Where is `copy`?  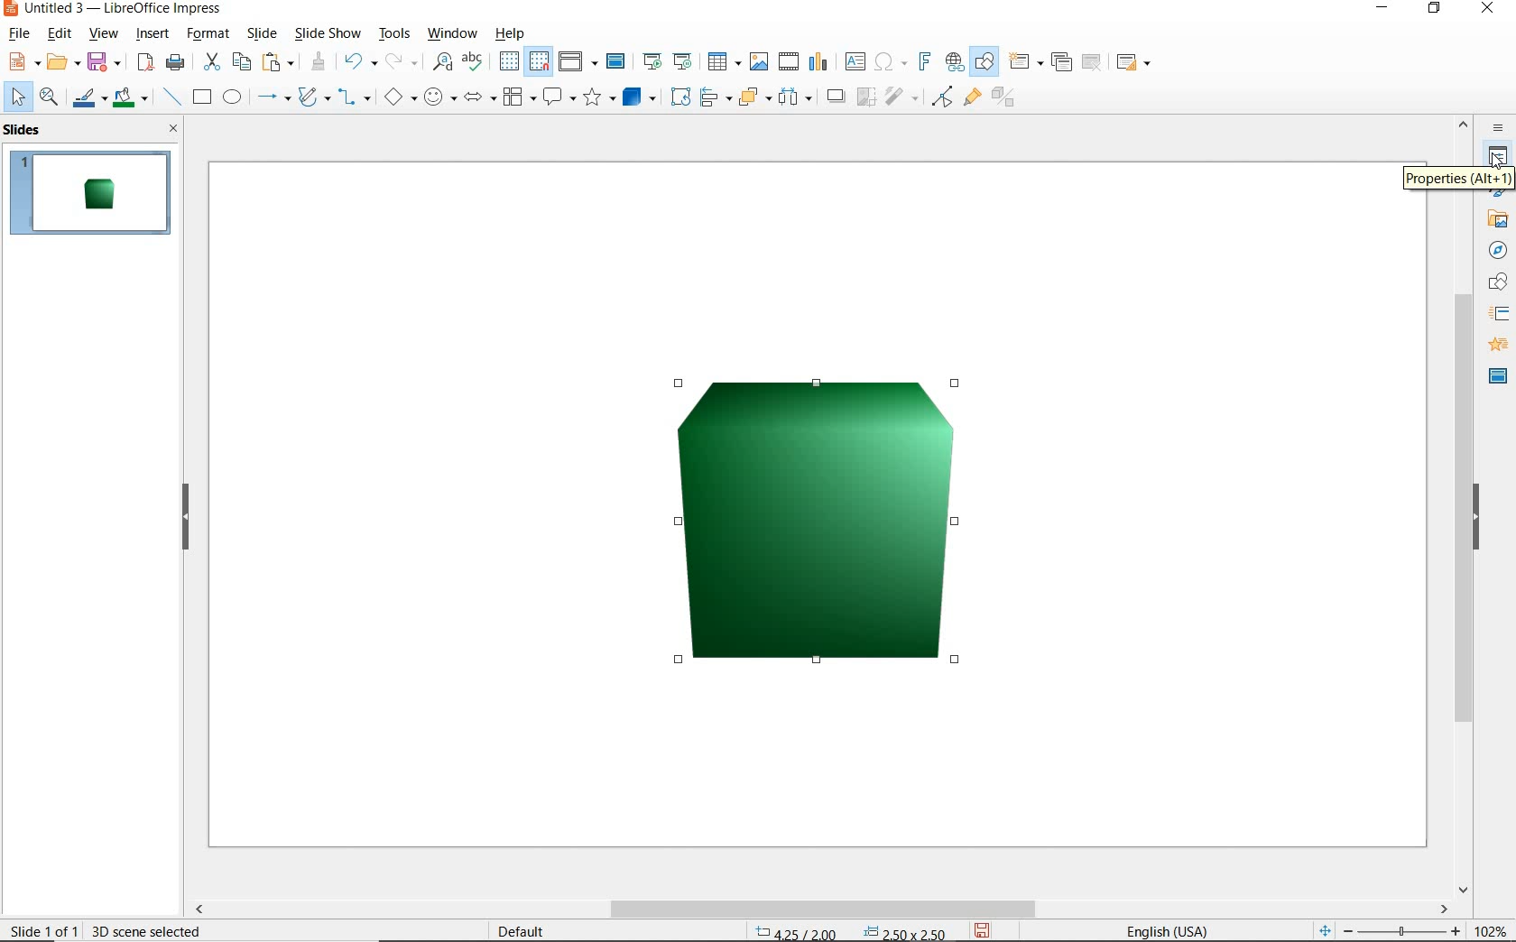 copy is located at coordinates (243, 62).